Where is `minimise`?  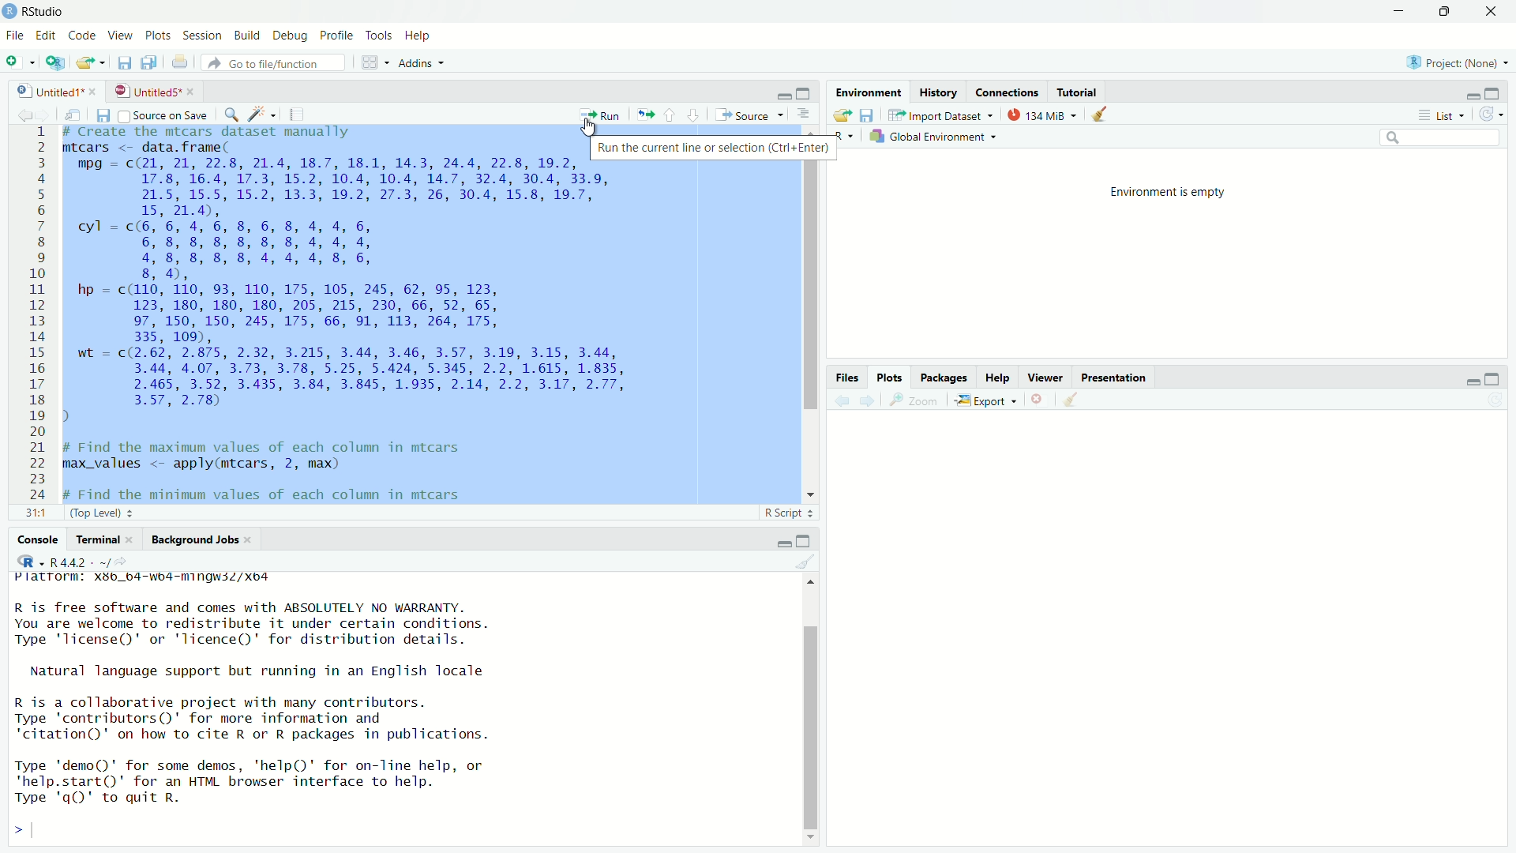
minimise is located at coordinates (1473, 92).